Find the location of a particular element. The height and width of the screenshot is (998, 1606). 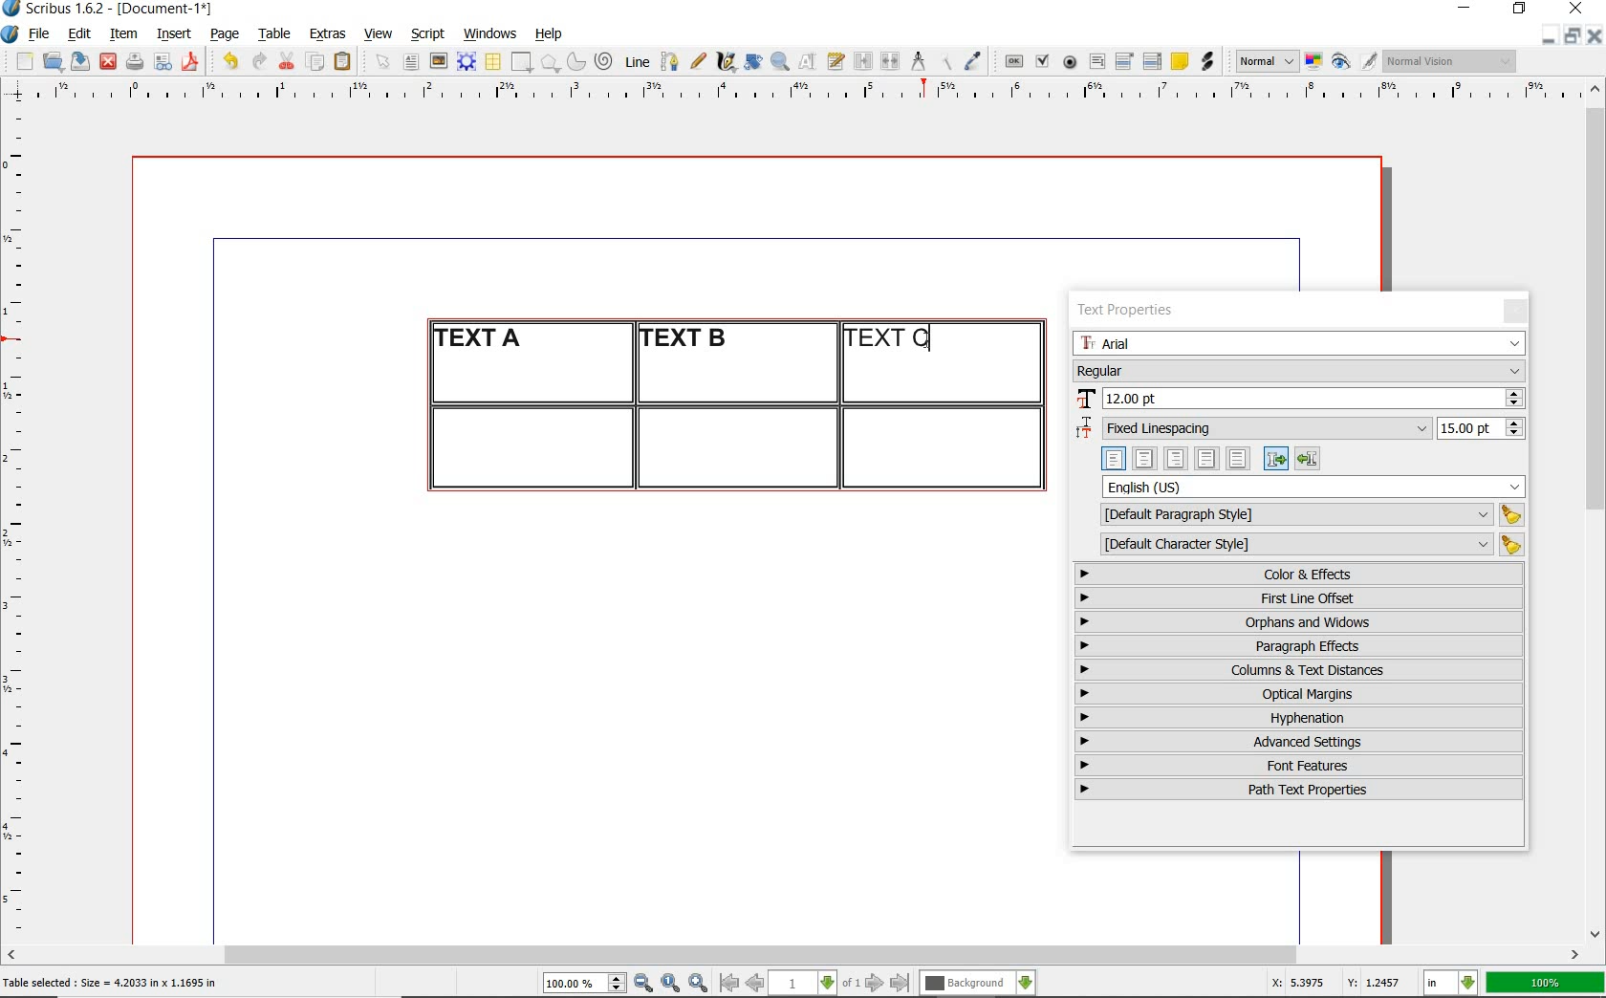

preview mode is located at coordinates (1355, 62).